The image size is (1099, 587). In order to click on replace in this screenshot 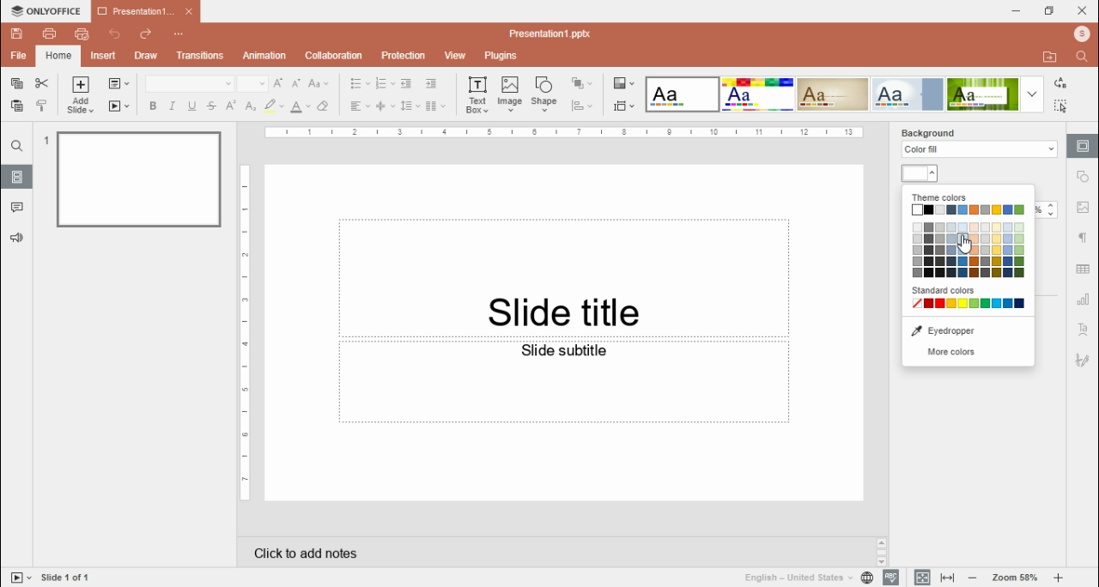, I will do `click(1061, 83)`.